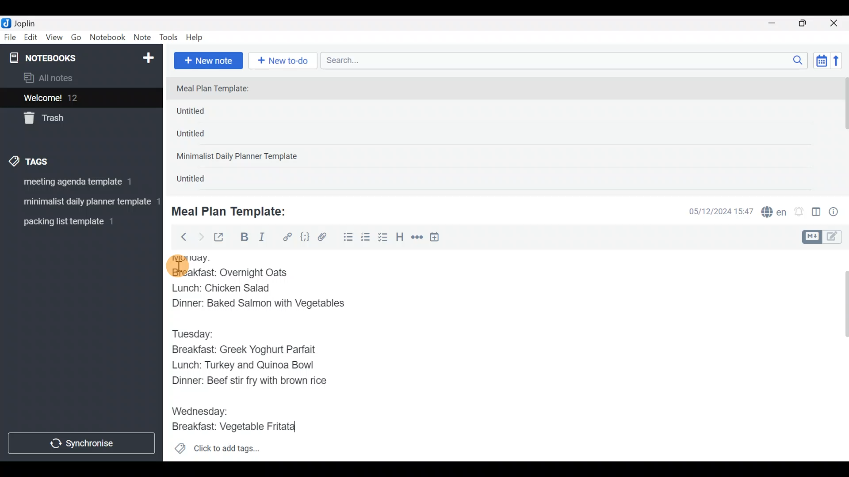 The image size is (849, 477). Describe the element at coordinates (817, 213) in the screenshot. I see `Toggle editor layout` at that location.